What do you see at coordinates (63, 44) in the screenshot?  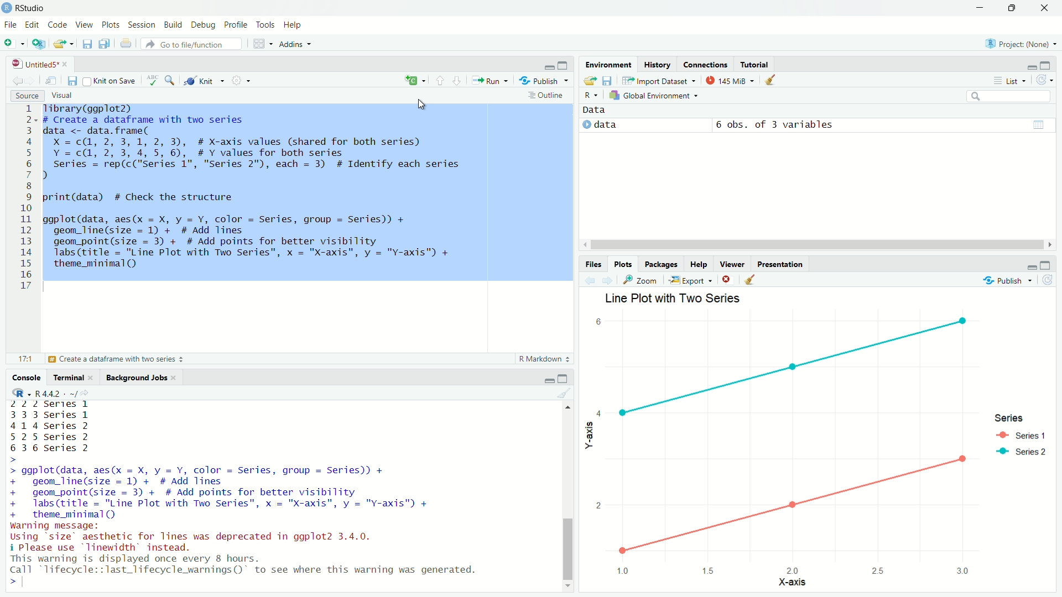 I see `Open an existing file` at bounding box center [63, 44].